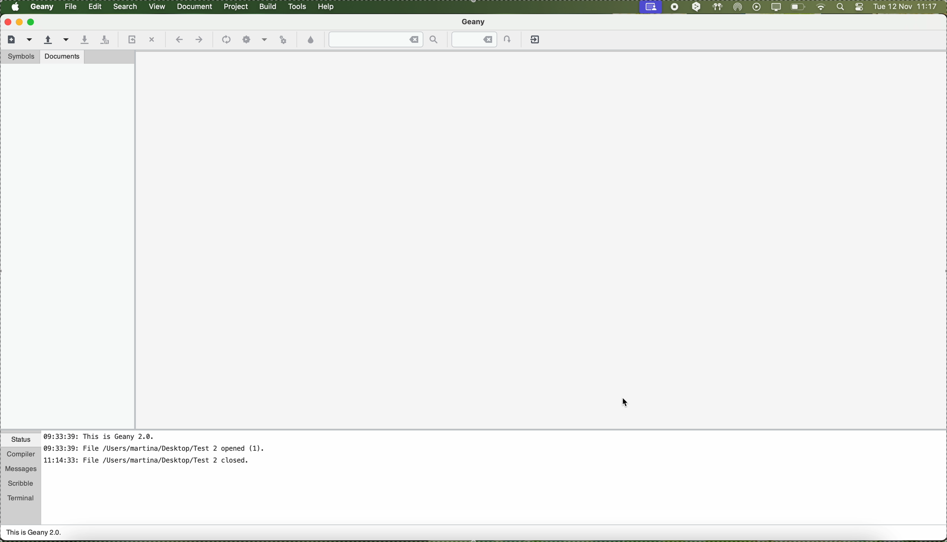 The image size is (947, 542). Describe the element at coordinates (859, 7) in the screenshot. I see `controls` at that location.